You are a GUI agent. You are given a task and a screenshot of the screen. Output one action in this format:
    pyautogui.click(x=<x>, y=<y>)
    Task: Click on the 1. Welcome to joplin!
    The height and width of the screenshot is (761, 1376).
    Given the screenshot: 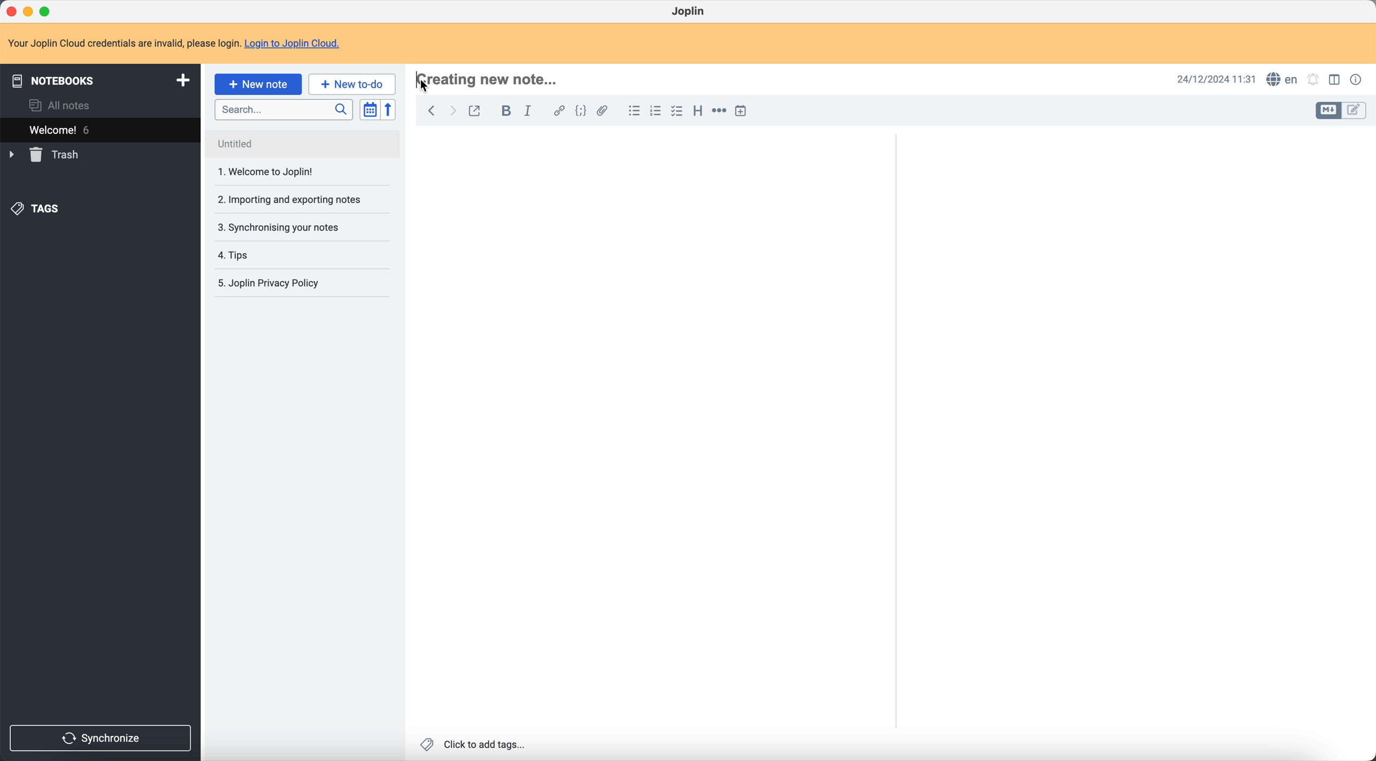 What is the action you would take?
    pyautogui.click(x=291, y=172)
    